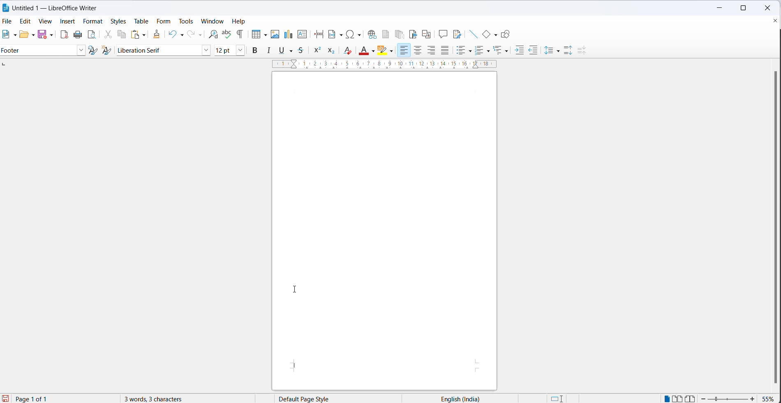  I want to click on insert, so click(68, 23).